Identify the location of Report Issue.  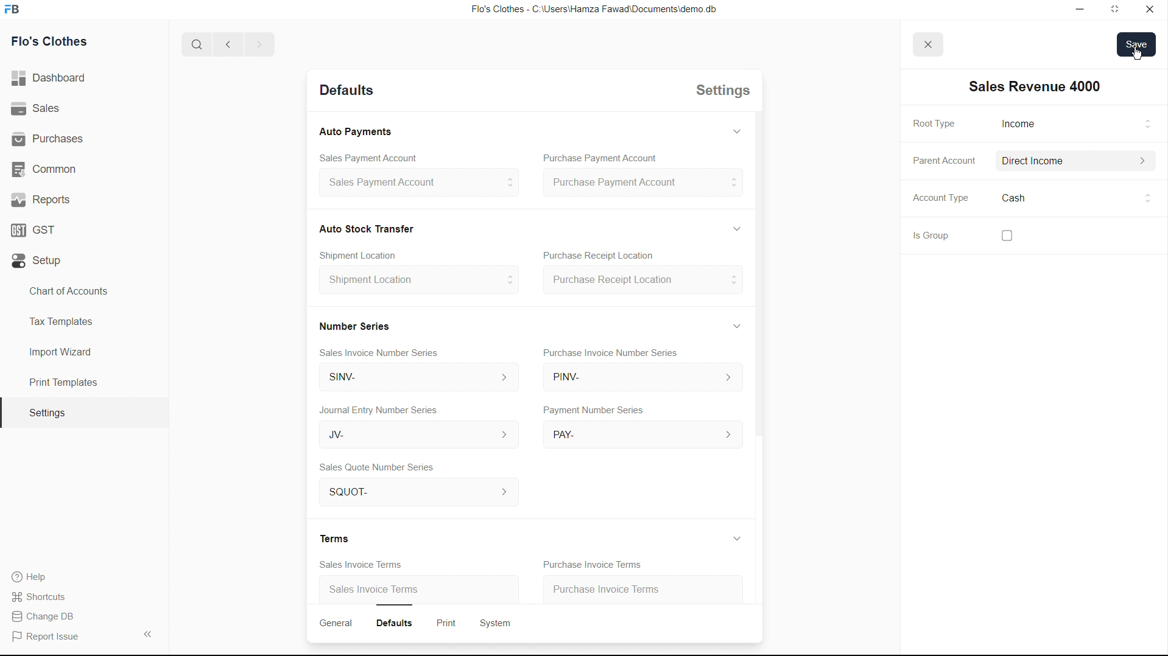
(49, 637).